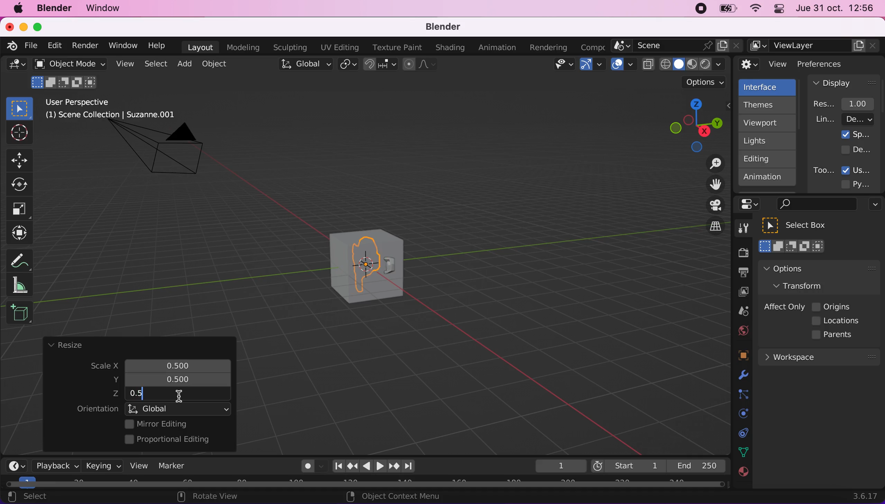 The height and width of the screenshot is (504, 885). I want to click on select box mode, so click(792, 246).